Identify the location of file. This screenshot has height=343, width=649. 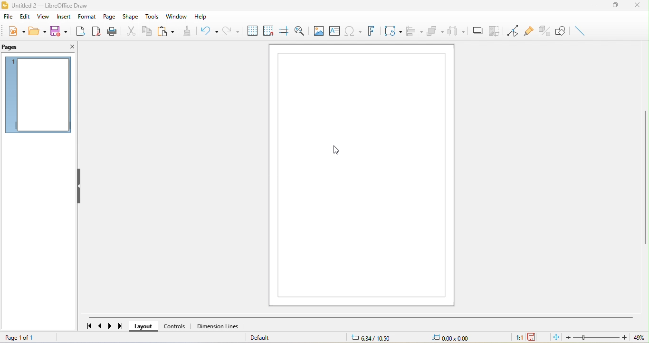
(7, 17).